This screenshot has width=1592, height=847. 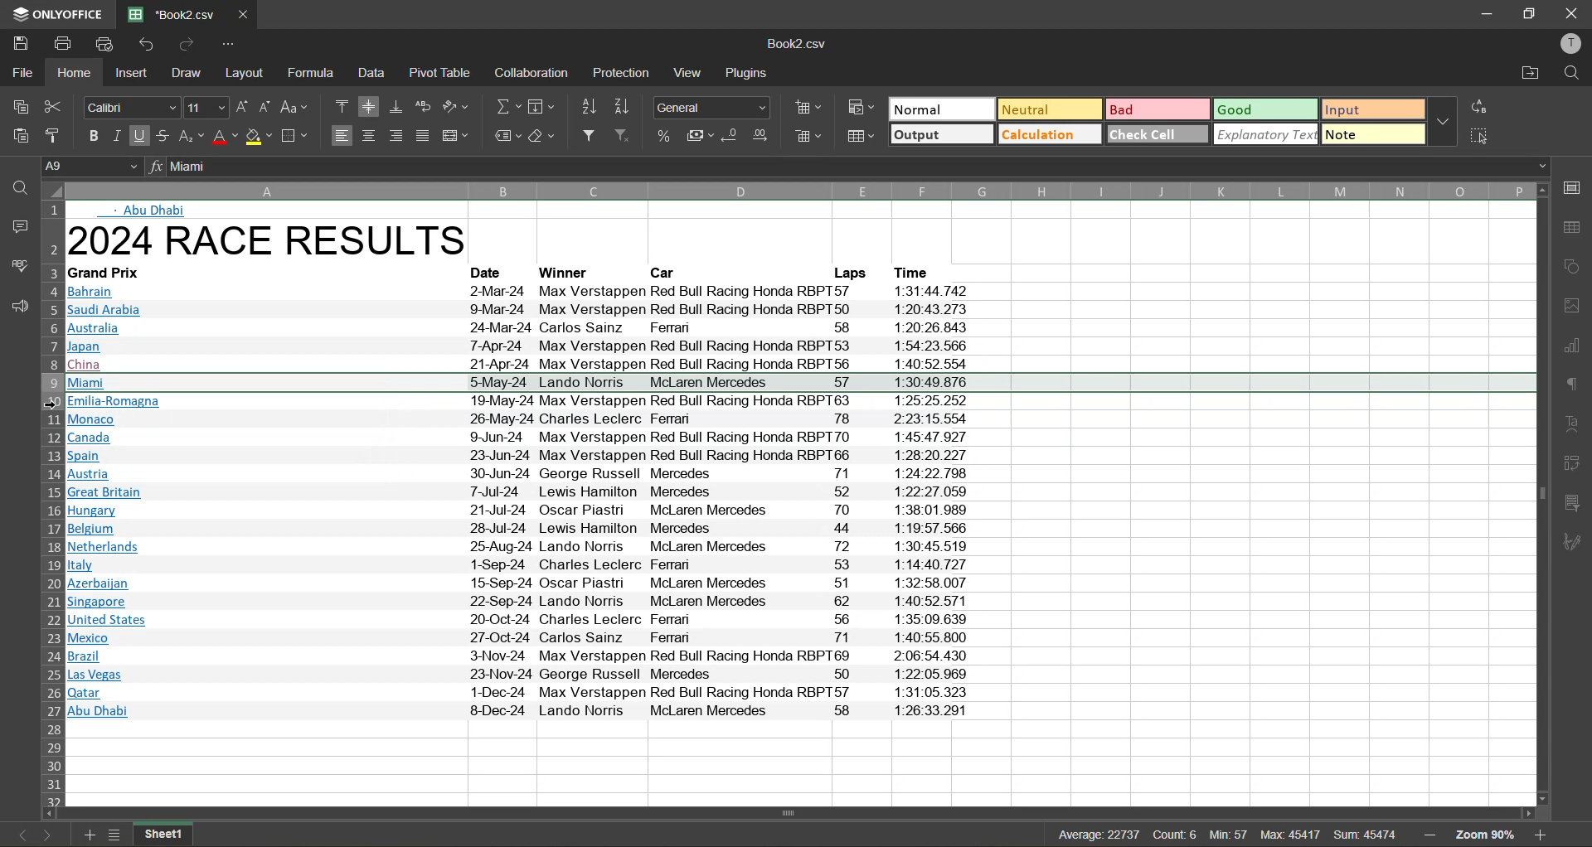 What do you see at coordinates (265, 107) in the screenshot?
I see `decrement size` at bounding box center [265, 107].